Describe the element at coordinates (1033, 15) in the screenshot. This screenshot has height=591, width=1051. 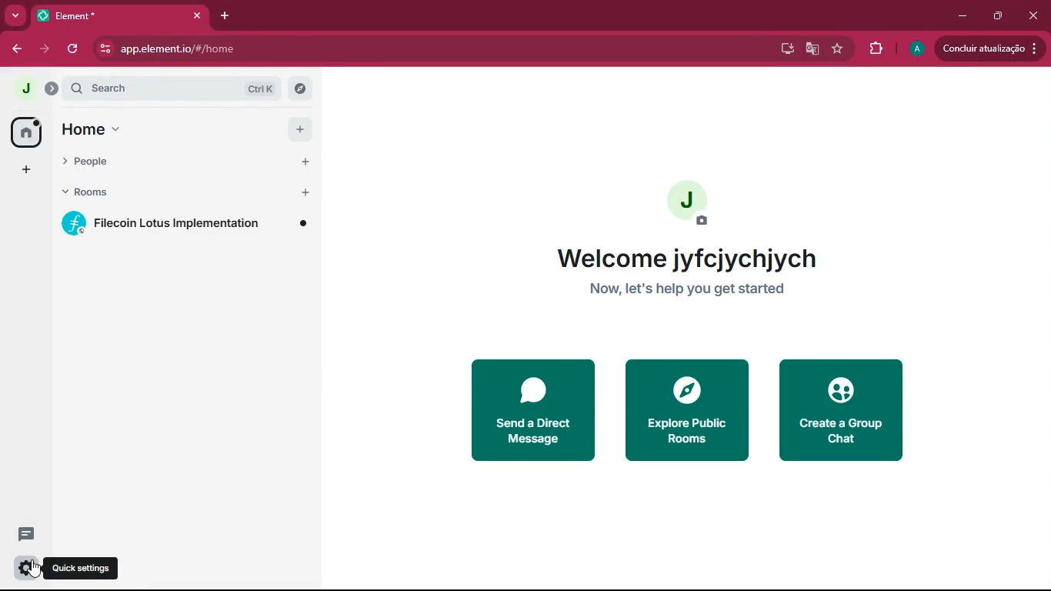
I see `close` at that location.